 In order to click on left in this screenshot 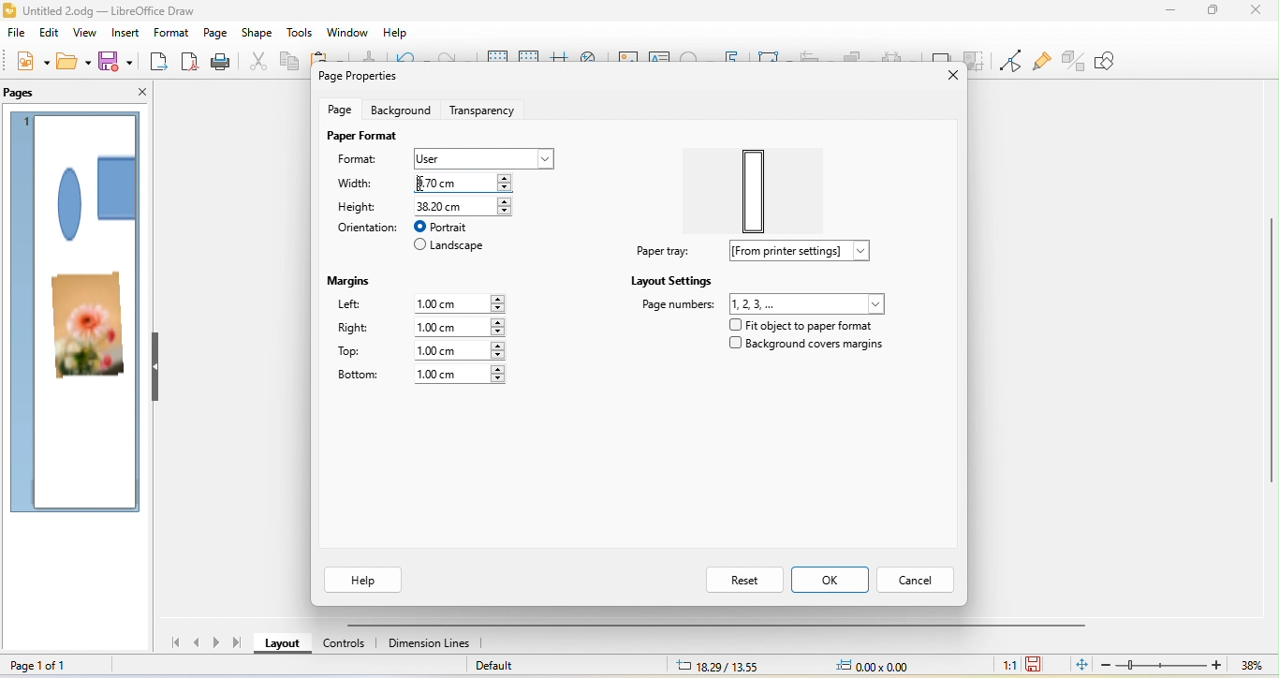, I will do `click(362, 304)`.